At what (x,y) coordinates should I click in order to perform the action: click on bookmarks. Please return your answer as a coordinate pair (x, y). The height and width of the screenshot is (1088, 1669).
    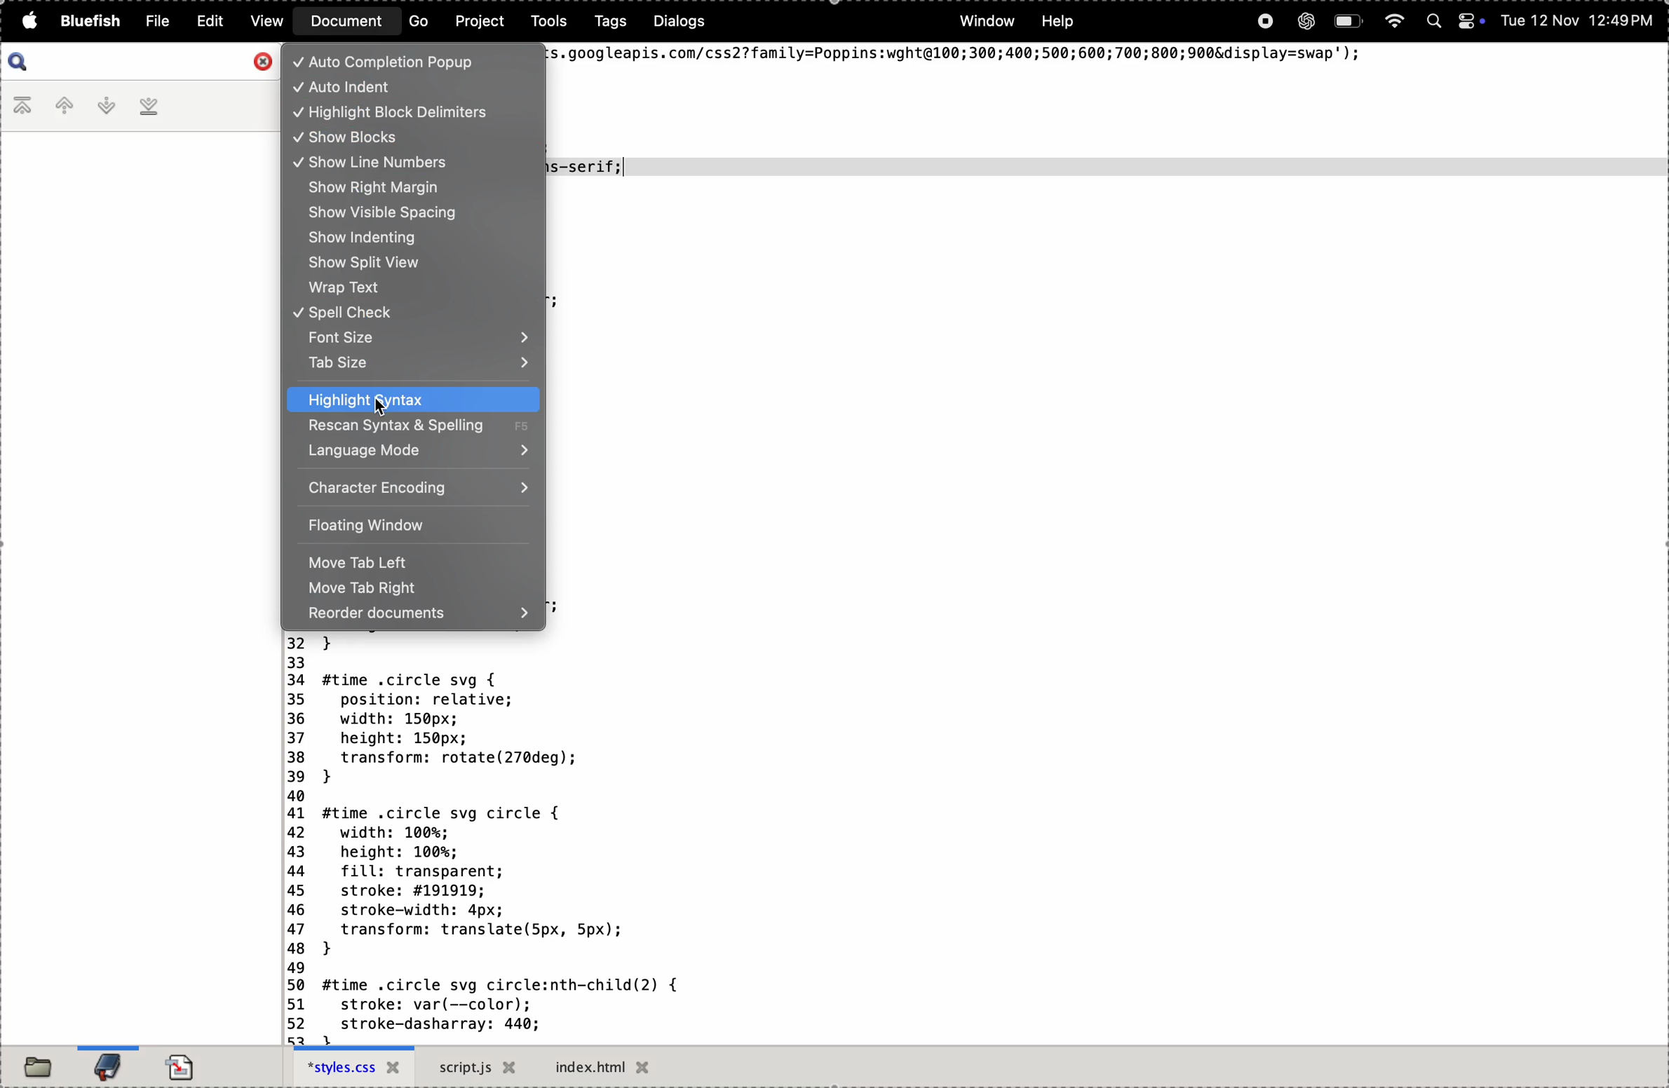
    Looking at the image, I should click on (106, 1064).